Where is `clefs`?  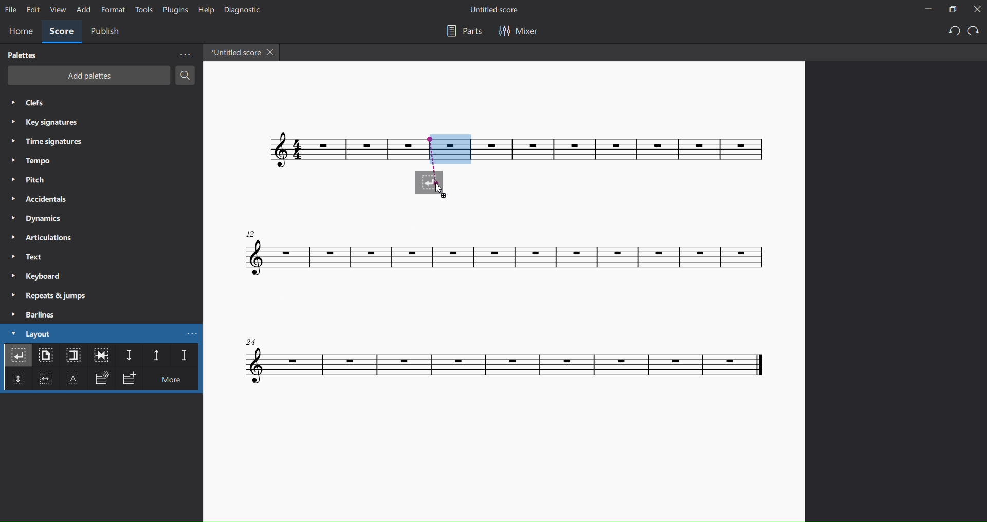
clefs is located at coordinates (32, 104).